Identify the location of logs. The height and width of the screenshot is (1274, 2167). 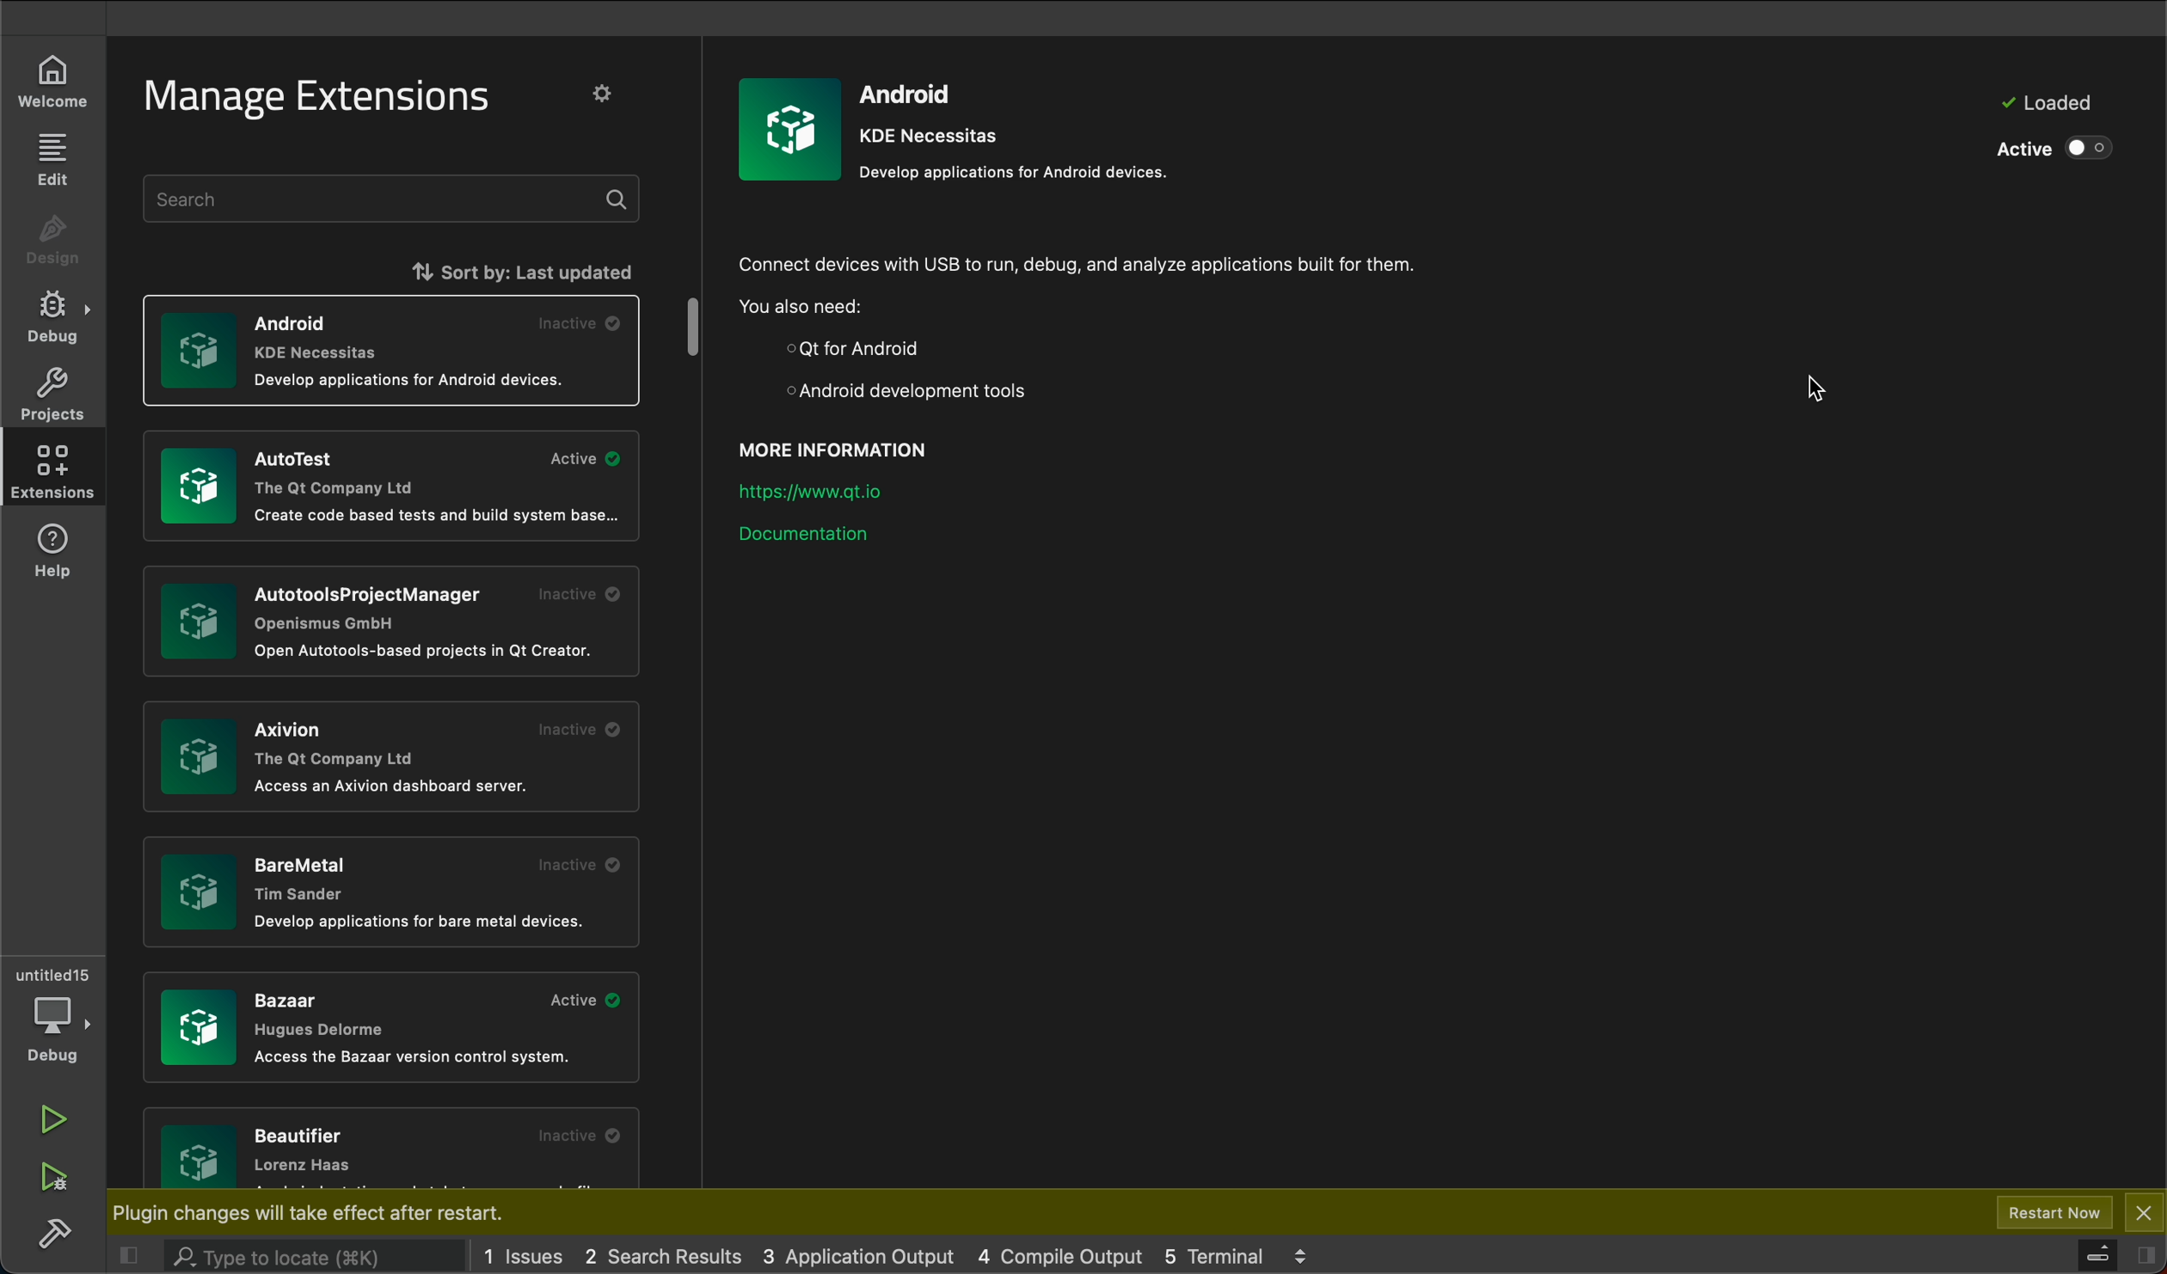
(672, 1254).